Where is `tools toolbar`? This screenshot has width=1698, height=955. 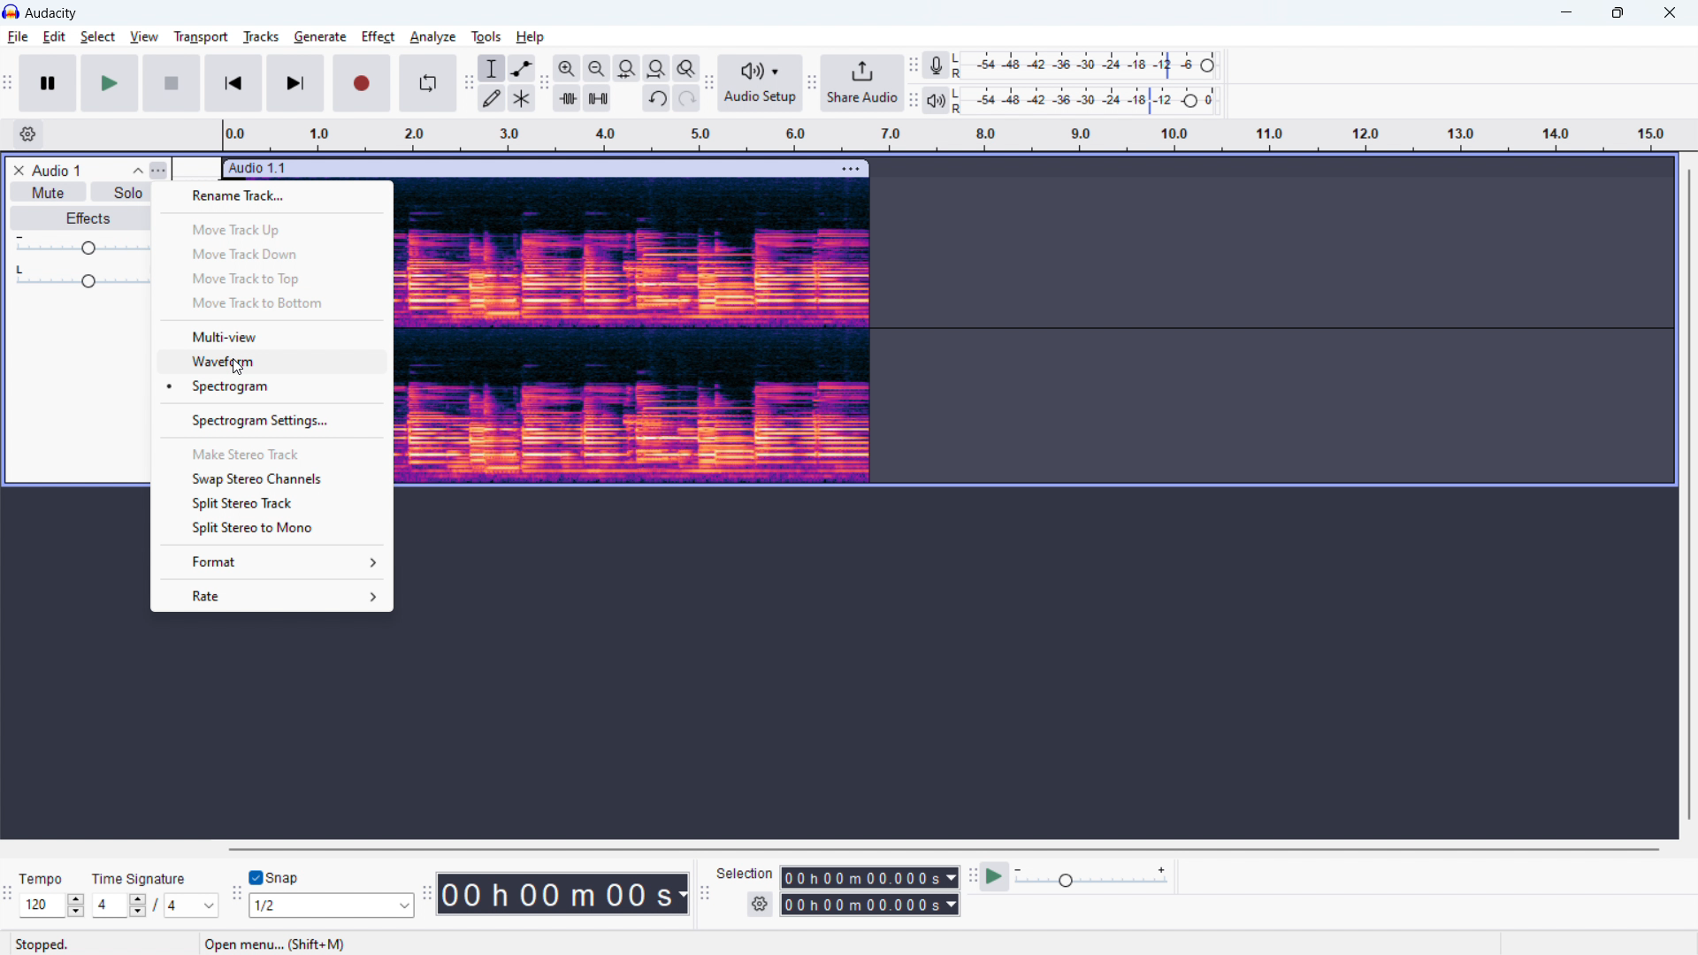 tools toolbar is located at coordinates (469, 84).